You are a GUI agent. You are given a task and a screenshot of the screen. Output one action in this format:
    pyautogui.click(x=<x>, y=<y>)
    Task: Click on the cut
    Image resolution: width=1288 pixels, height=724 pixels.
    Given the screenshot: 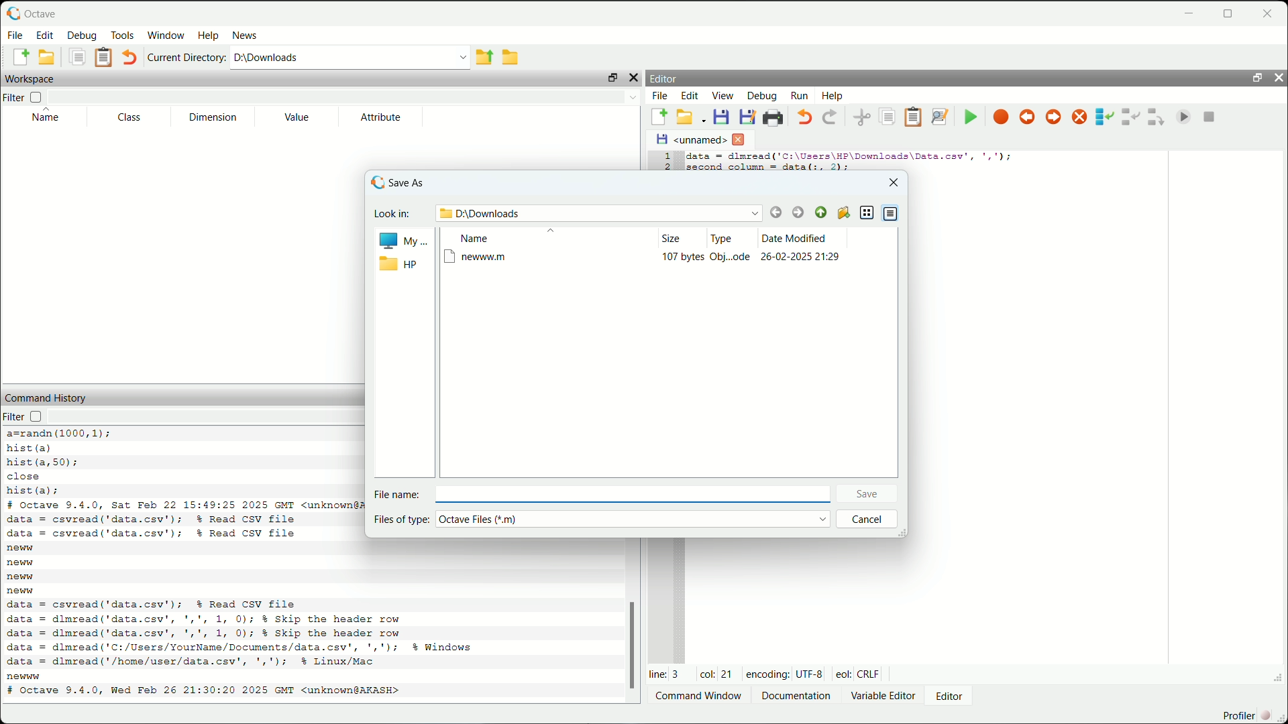 What is the action you would take?
    pyautogui.click(x=864, y=119)
    